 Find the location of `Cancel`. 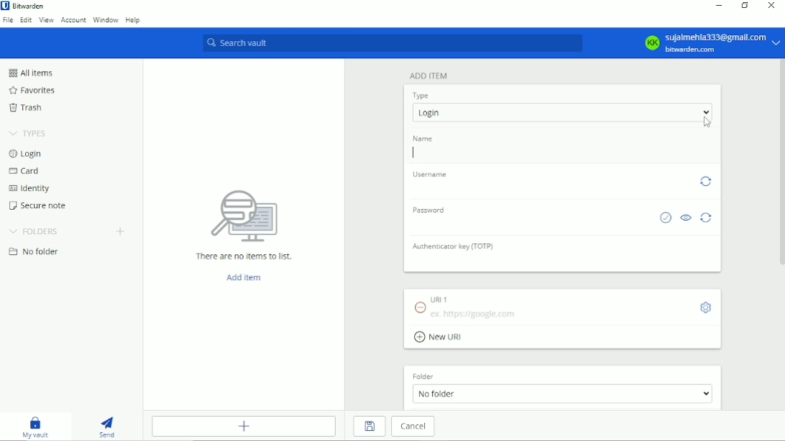

Cancel is located at coordinates (416, 427).